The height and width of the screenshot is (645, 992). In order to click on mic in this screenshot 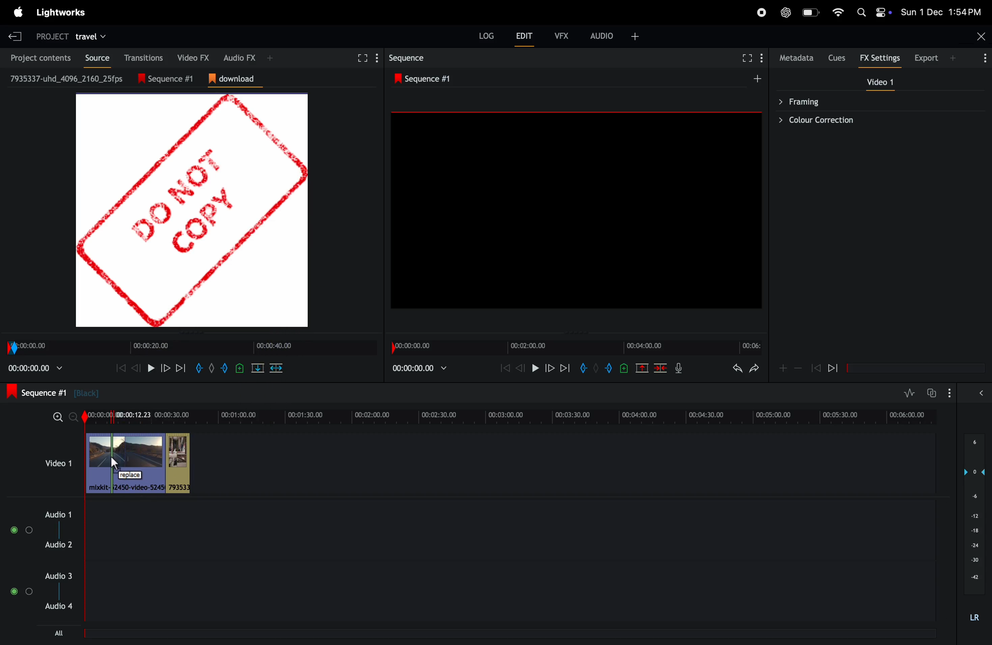, I will do `click(679, 367)`.